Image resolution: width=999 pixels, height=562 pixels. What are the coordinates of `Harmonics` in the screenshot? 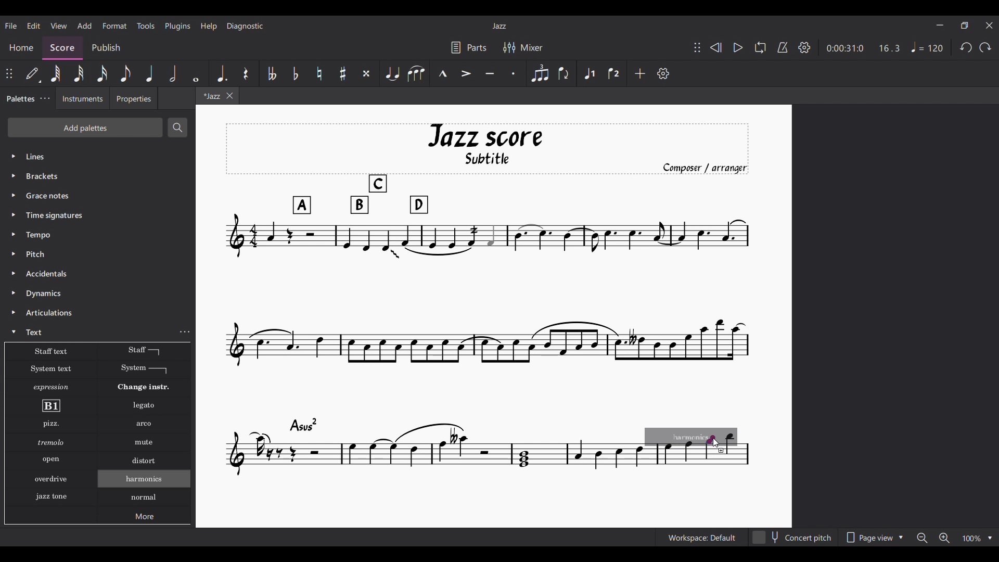 It's located at (150, 481).